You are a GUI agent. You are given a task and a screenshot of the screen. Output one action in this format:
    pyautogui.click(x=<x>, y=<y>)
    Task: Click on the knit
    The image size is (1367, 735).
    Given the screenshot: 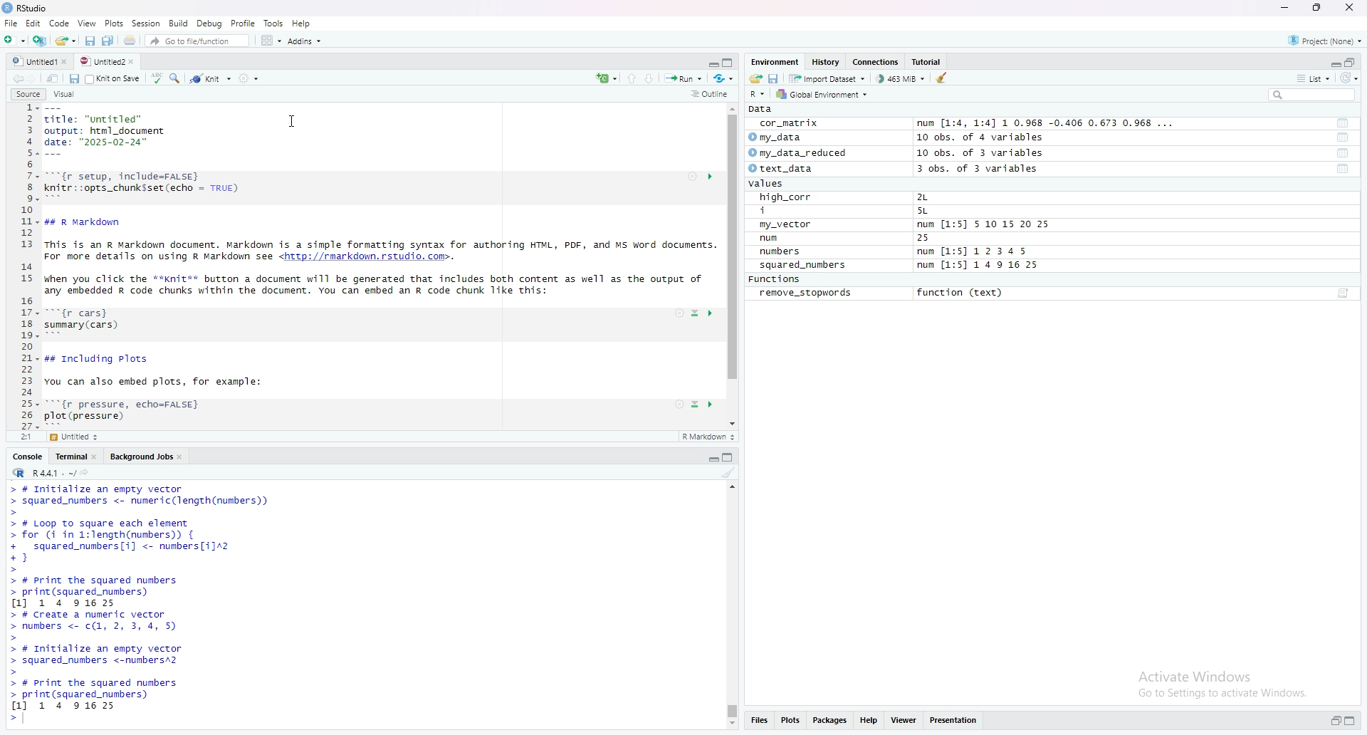 What is the action you would take?
    pyautogui.click(x=212, y=78)
    